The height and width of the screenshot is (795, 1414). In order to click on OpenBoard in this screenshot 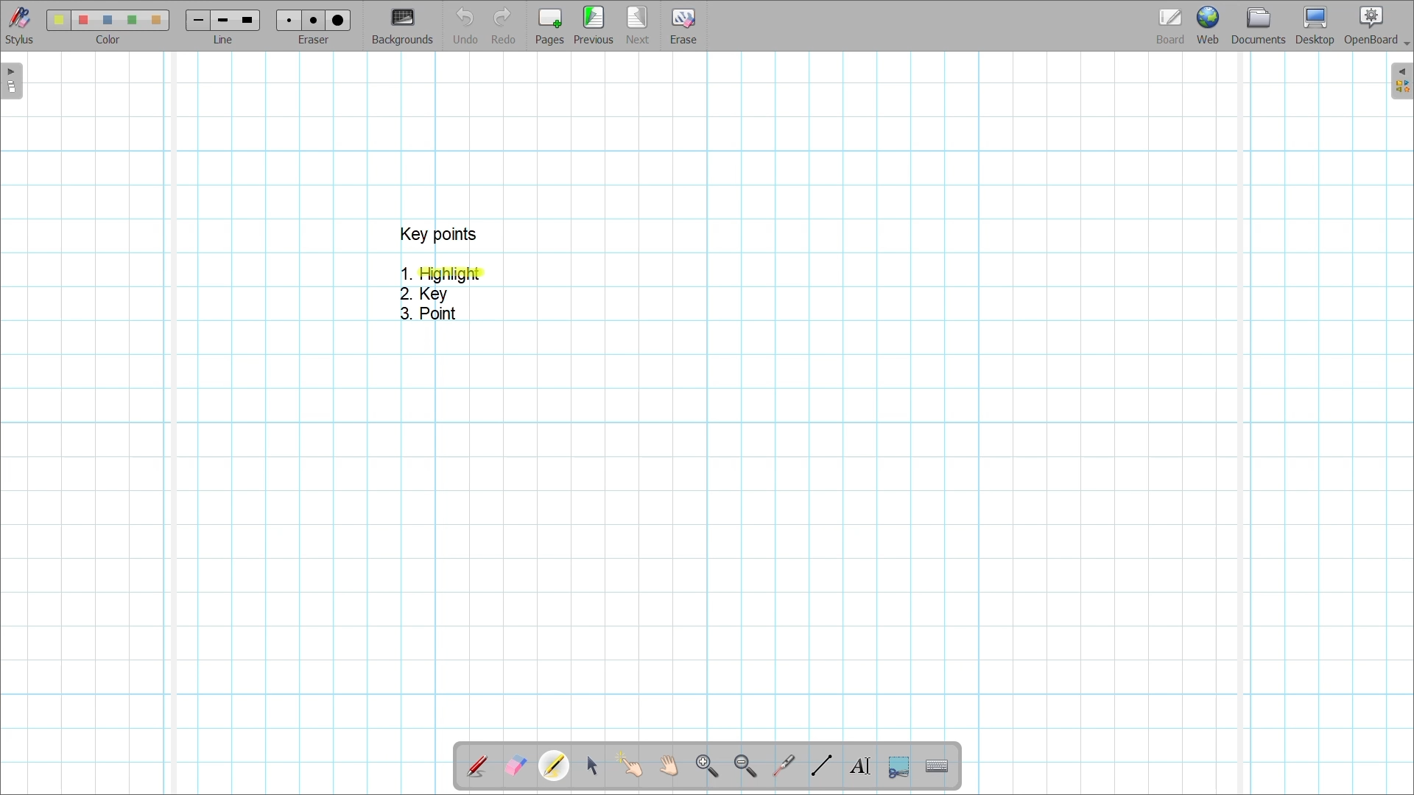, I will do `click(1376, 26)`.